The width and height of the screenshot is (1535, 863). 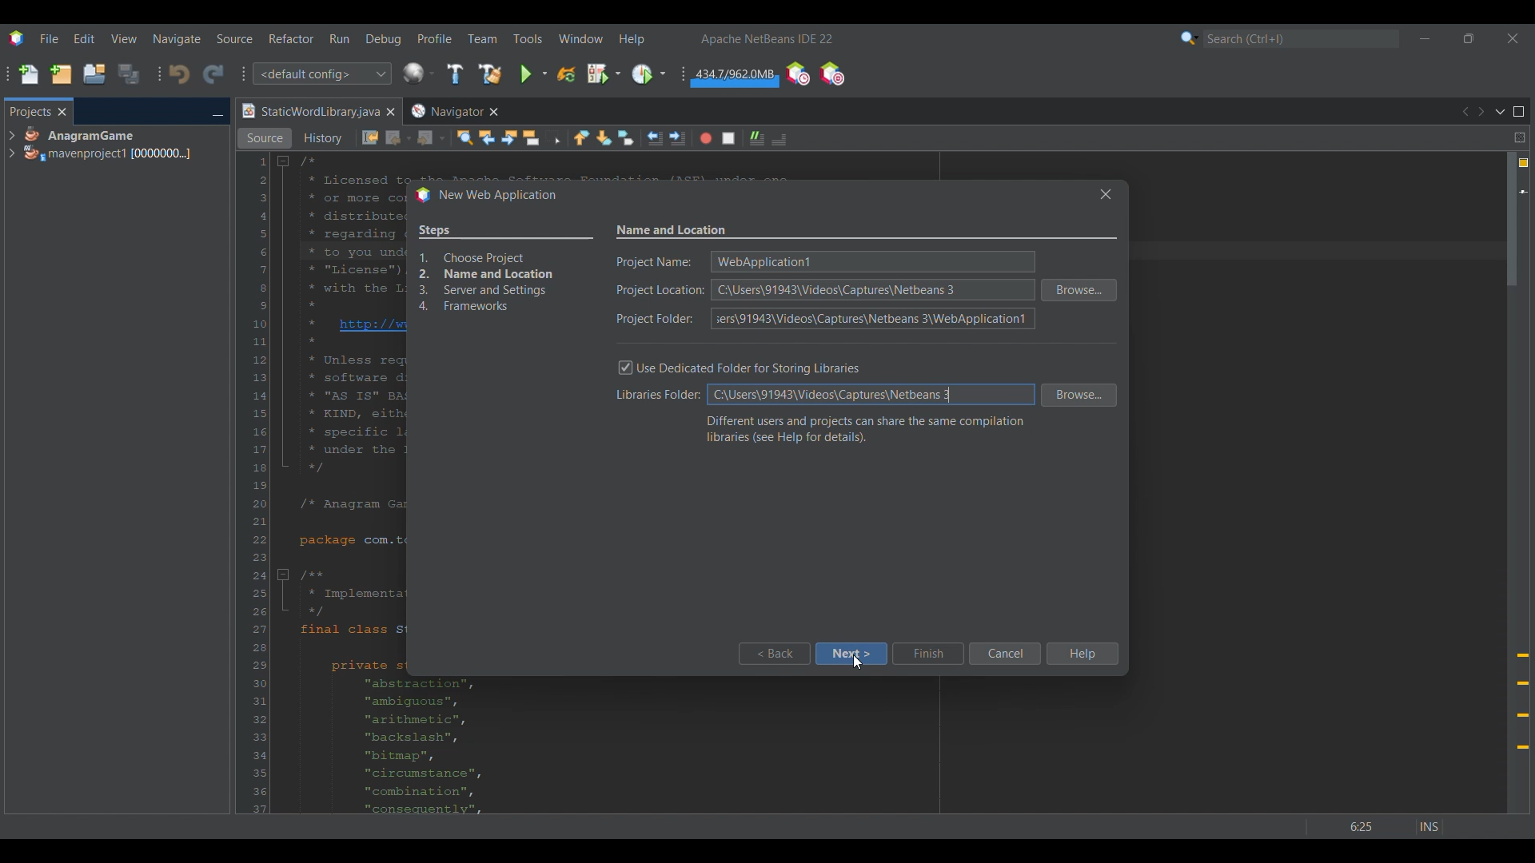 What do you see at coordinates (655, 396) in the screenshot?
I see `Indicates libraries folder textbox` at bounding box center [655, 396].